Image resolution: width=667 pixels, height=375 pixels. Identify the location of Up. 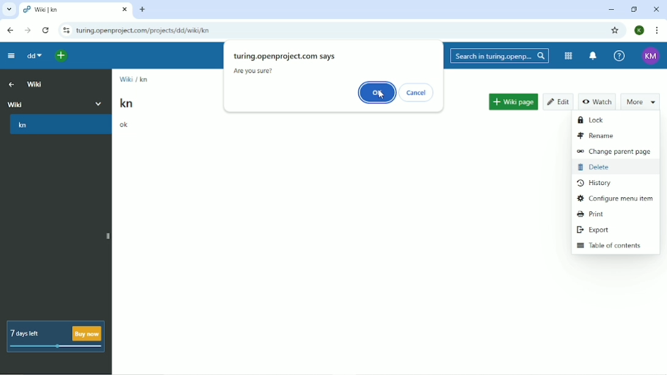
(12, 84).